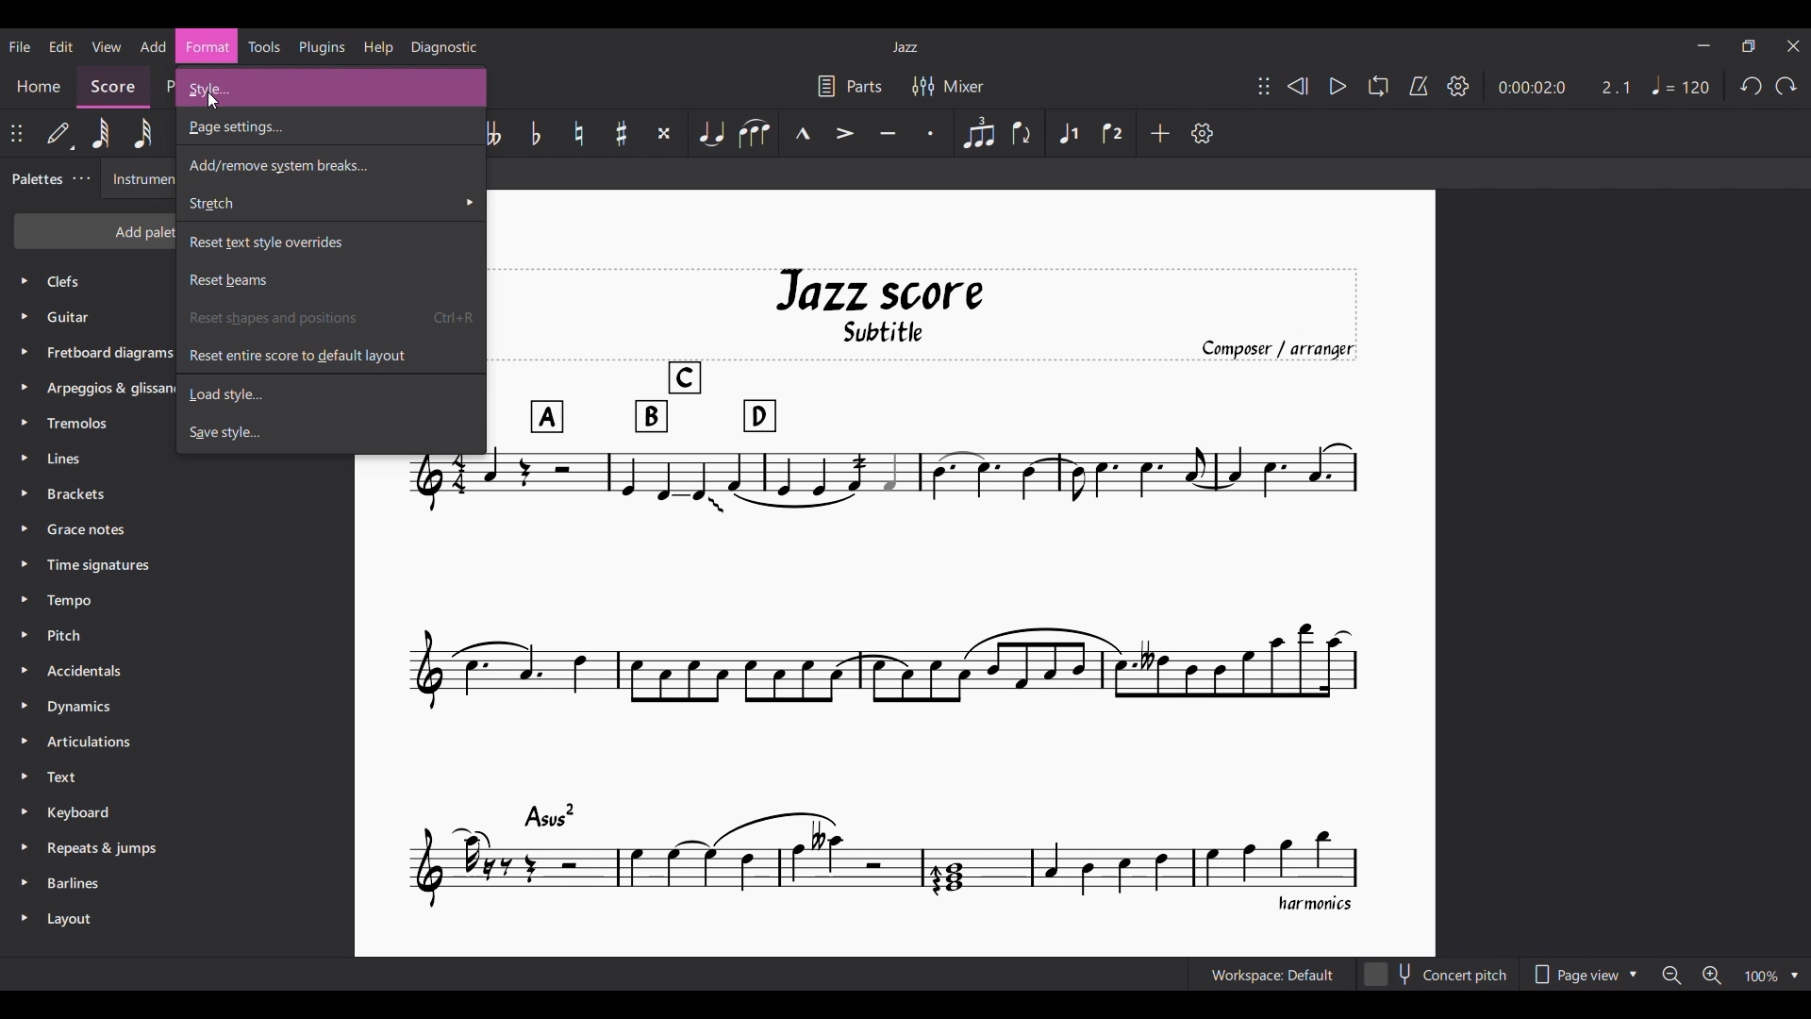 This screenshot has width=1811, height=1019. I want to click on Add/Remove system breaks, so click(331, 164).